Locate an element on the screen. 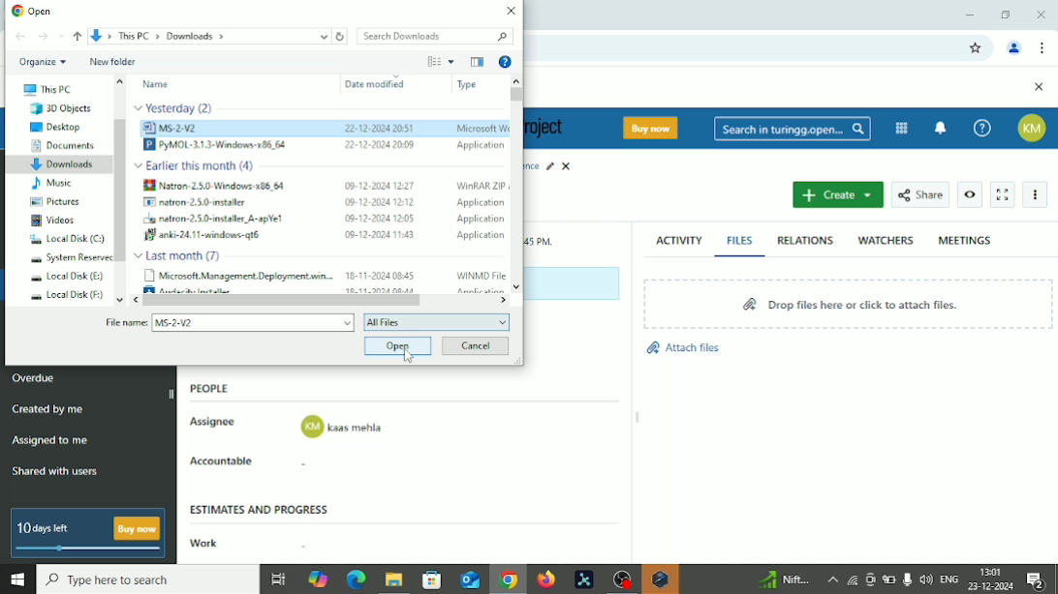 The width and height of the screenshot is (1058, 594). Local Disk (F:) is located at coordinates (62, 297).